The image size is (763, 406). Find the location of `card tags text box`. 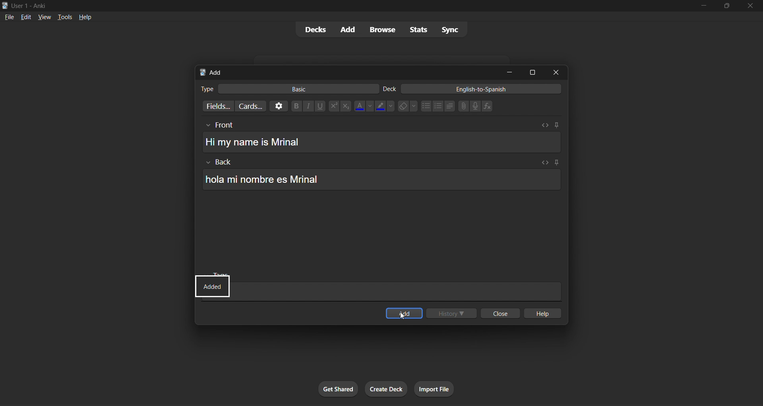

card tags text box is located at coordinates (381, 286).